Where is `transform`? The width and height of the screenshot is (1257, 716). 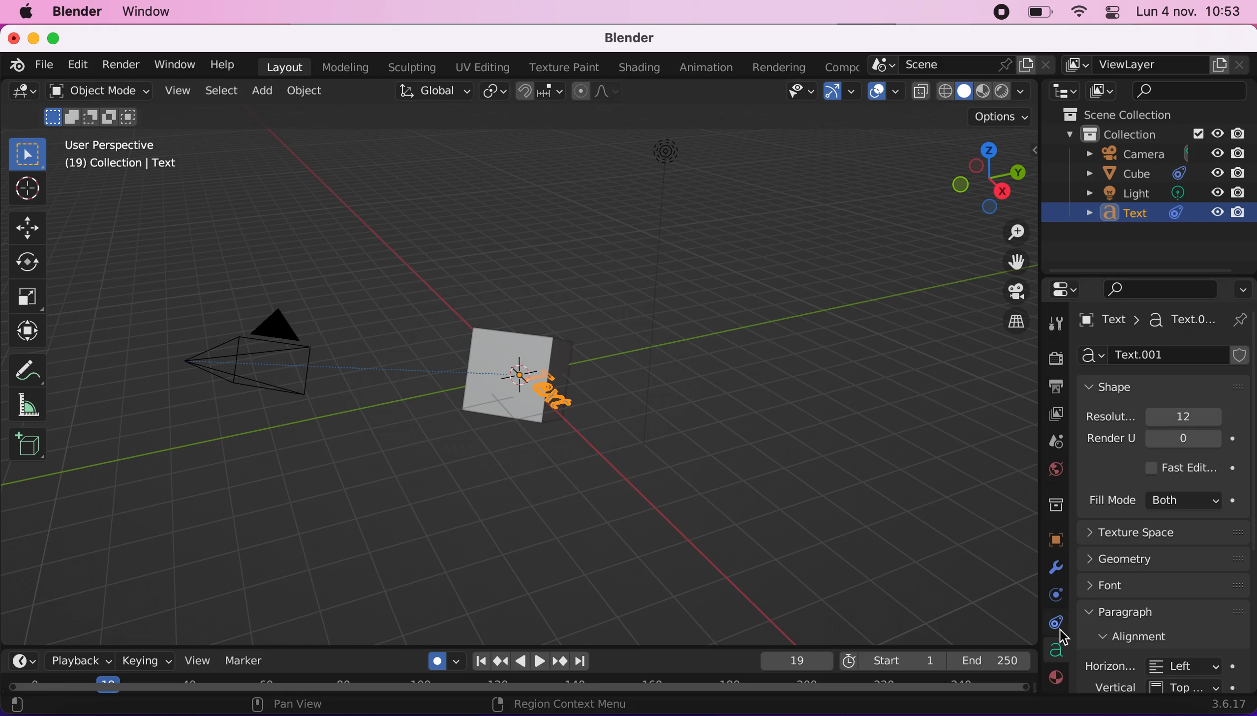 transform is located at coordinates (27, 332).